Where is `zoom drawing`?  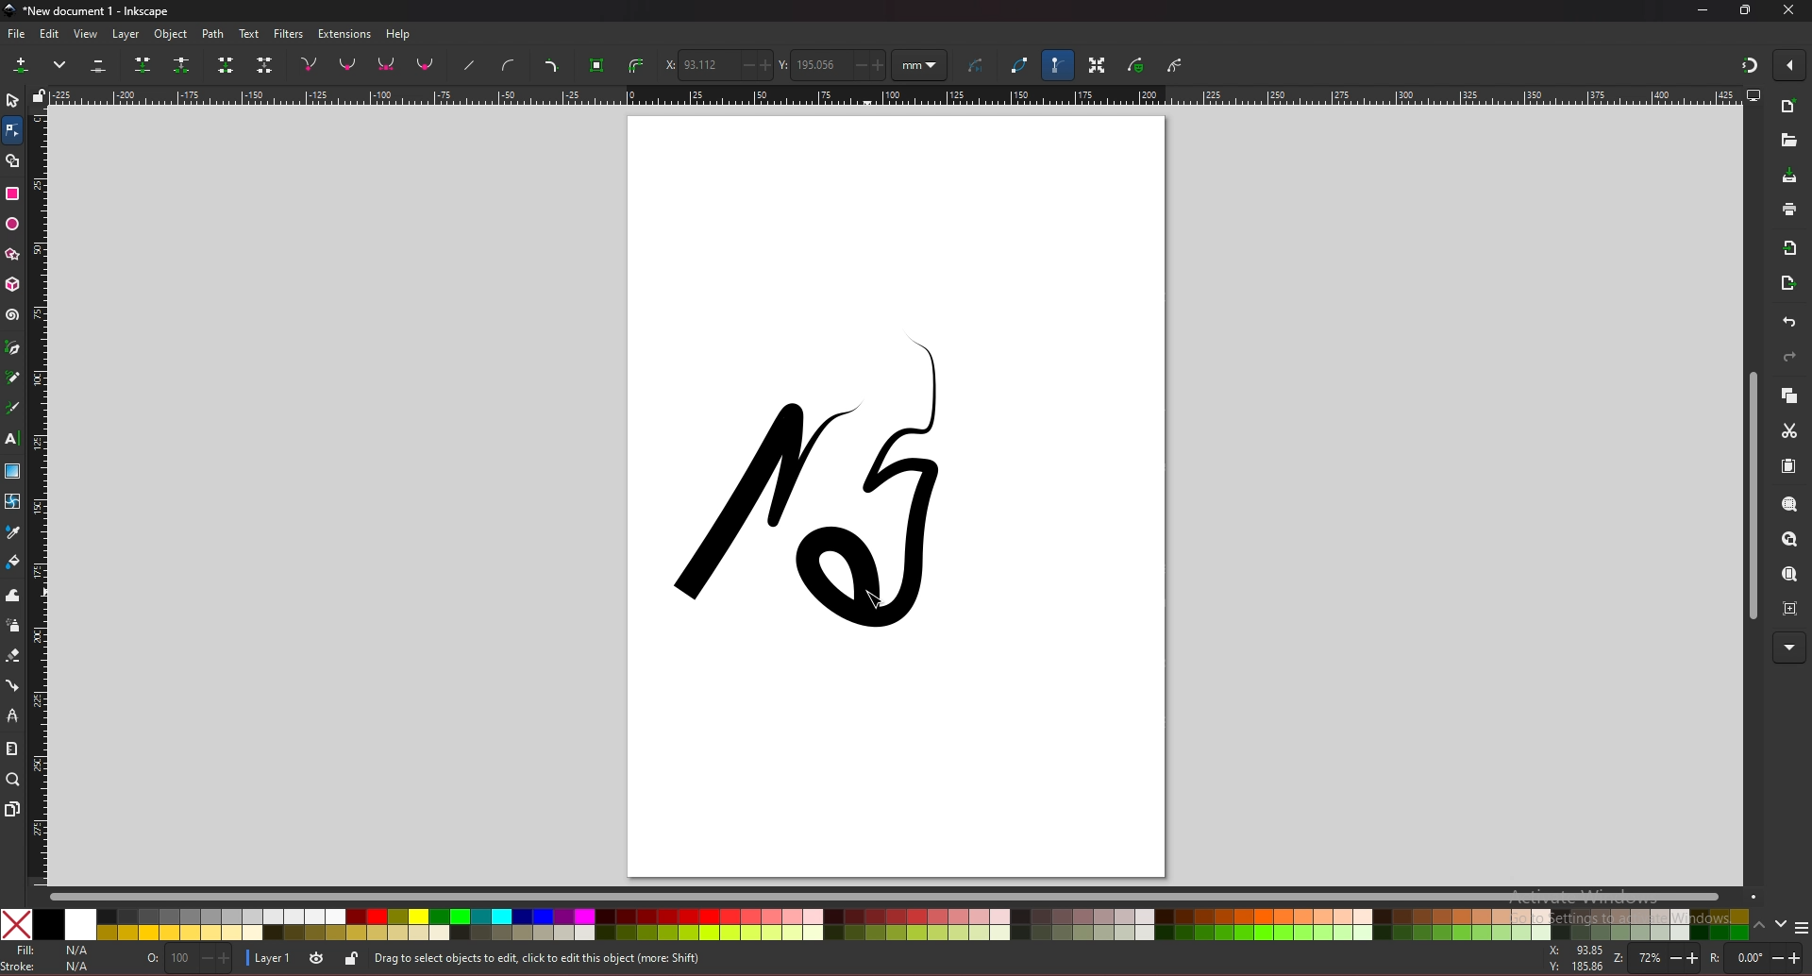
zoom drawing is located at coordinates (1789, 541).